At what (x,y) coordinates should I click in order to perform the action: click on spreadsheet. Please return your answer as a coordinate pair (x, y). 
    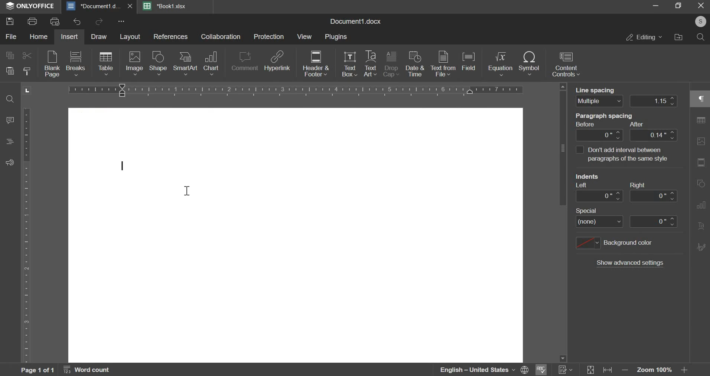
    Looking at the image, I should click on (166, 6).